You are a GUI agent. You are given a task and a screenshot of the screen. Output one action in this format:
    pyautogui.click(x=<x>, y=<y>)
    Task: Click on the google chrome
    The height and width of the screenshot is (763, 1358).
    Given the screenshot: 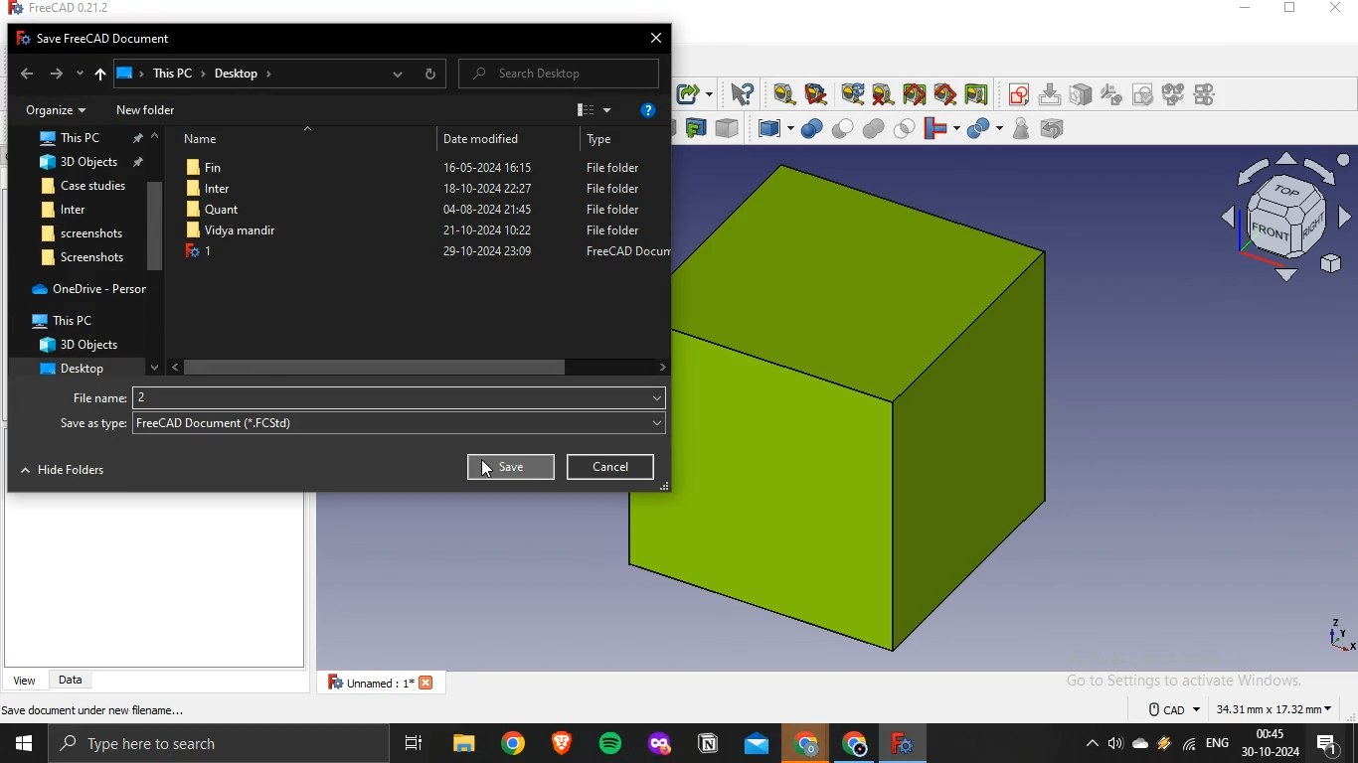 What is the action you would take?
    pyautogui.click(x=513, y=743)
    